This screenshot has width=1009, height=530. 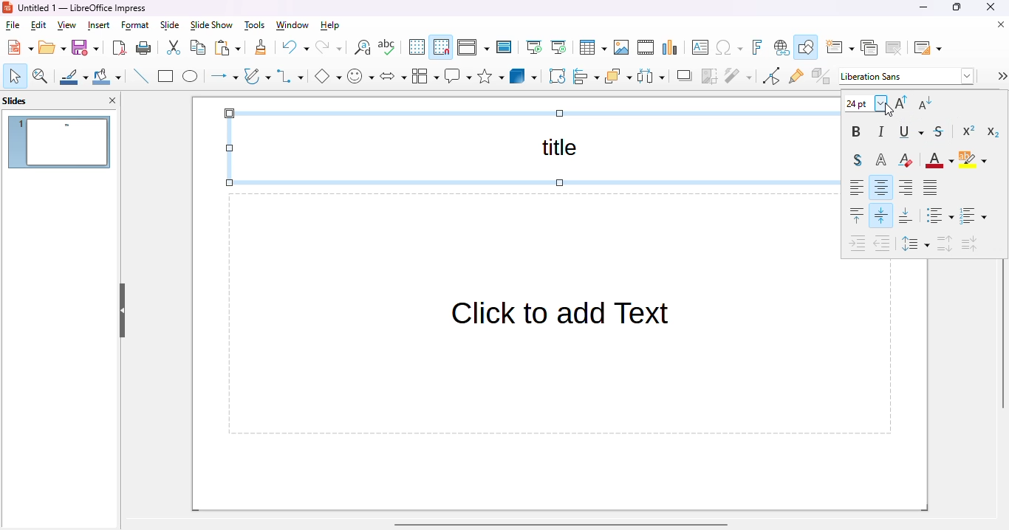 I want to click on view, so click(x=66, y=26).